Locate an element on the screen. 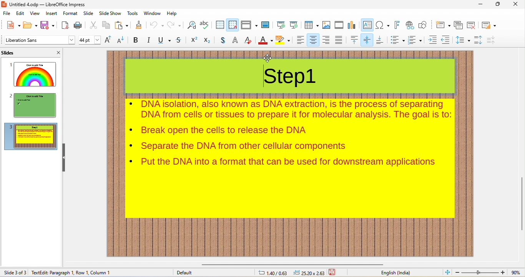 Image resolution: width=525 pixels, height=277 pixels. export pdf is located at coordinates (65, 26).